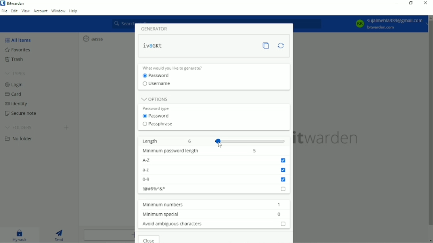  Describe the element at coordinates (215, 188) in the screenshot. I see `Special characters` at that location.